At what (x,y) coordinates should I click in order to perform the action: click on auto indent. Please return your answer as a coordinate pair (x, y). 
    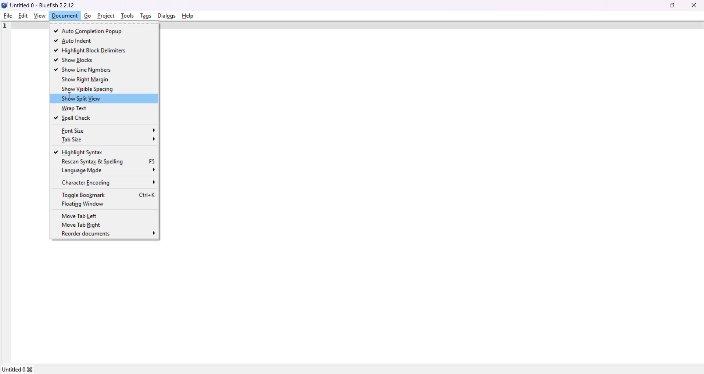
    Looking at the image, I should click on (73, 41).